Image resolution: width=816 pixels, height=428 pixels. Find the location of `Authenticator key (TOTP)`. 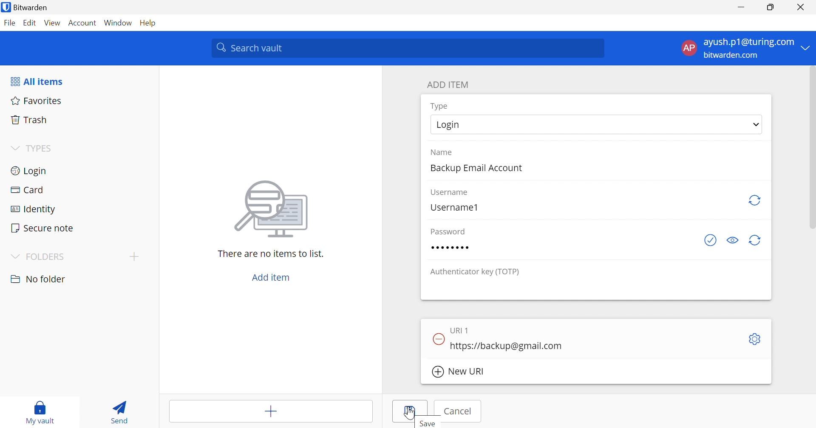

Authenticator key (TOTP) is located at coordinates (475, 273).